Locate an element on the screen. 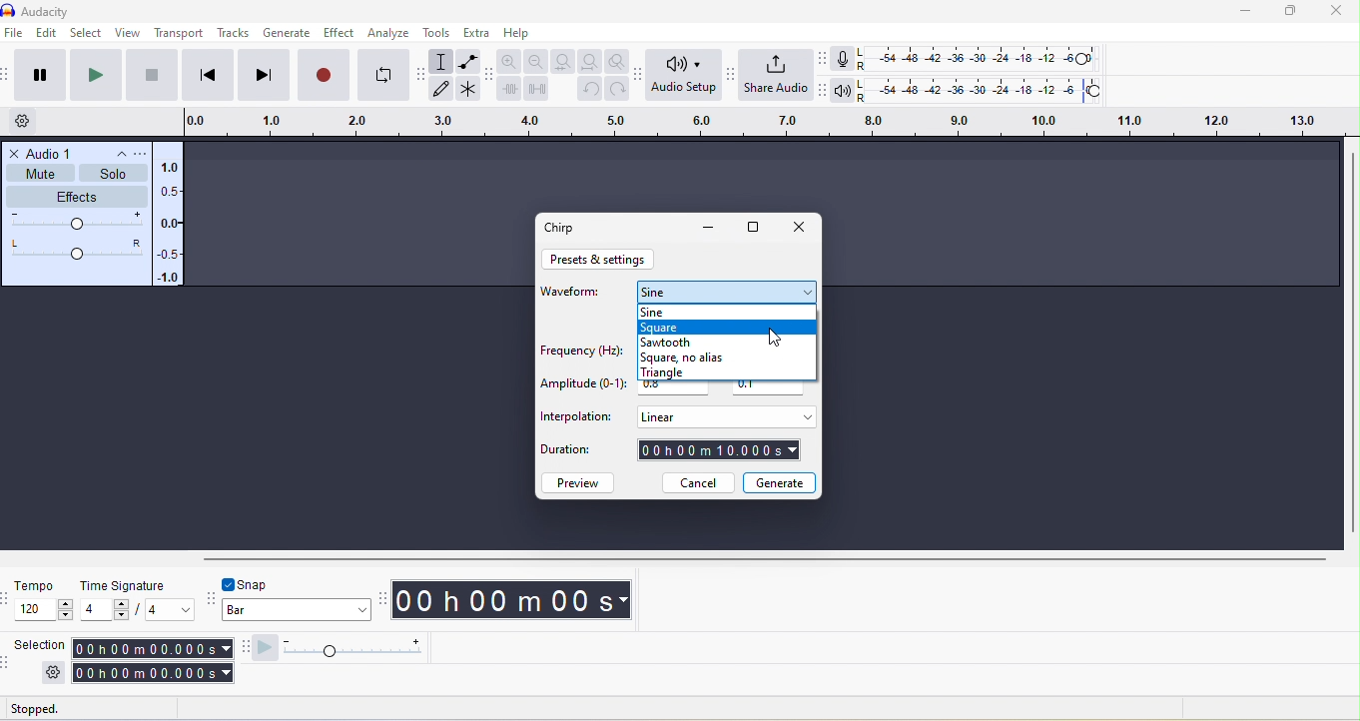 The height and width of the screenshot is (721, 1360). trim audio outside selection is located at coordinates (509, 88).